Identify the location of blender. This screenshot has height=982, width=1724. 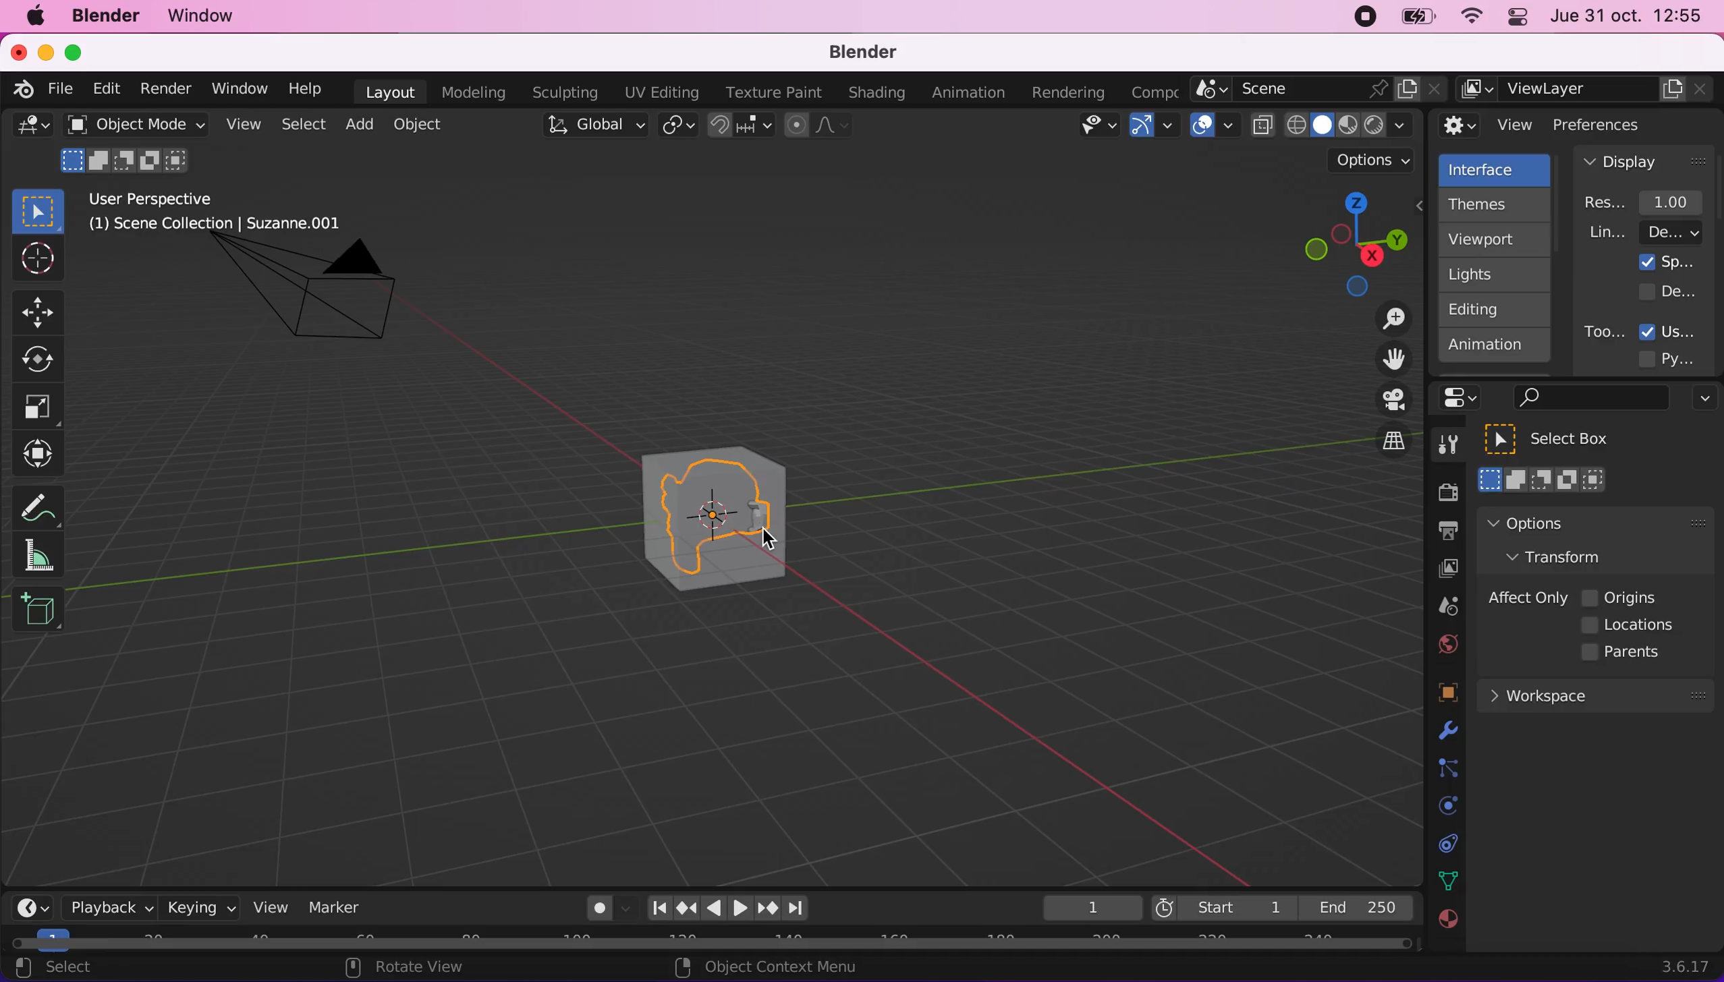
(18, 87).